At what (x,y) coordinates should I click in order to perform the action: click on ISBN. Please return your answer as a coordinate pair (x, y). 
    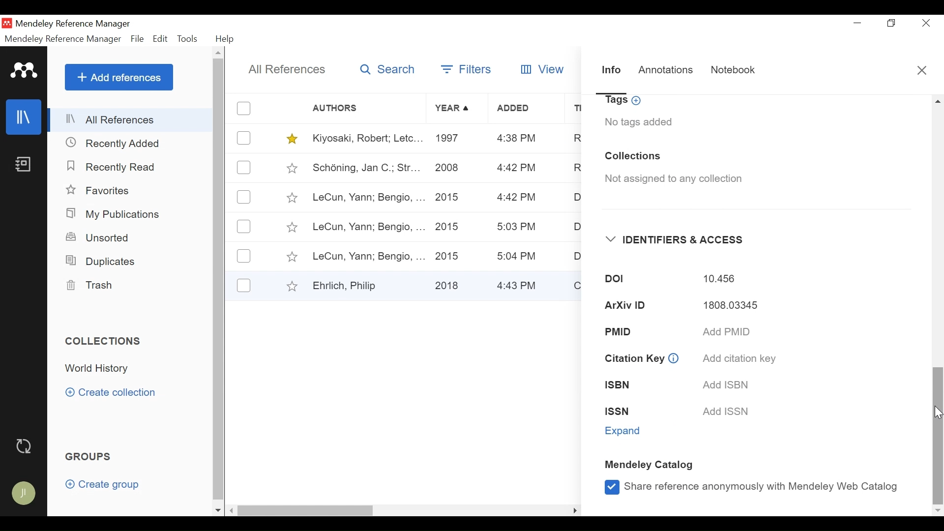
    Looking at the image, I should click on (624, 385).